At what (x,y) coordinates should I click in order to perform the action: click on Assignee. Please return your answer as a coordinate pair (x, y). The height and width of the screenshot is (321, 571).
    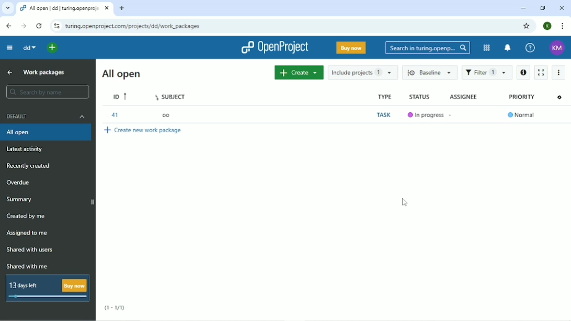
    Looking at the image, I should click on (462, 97).